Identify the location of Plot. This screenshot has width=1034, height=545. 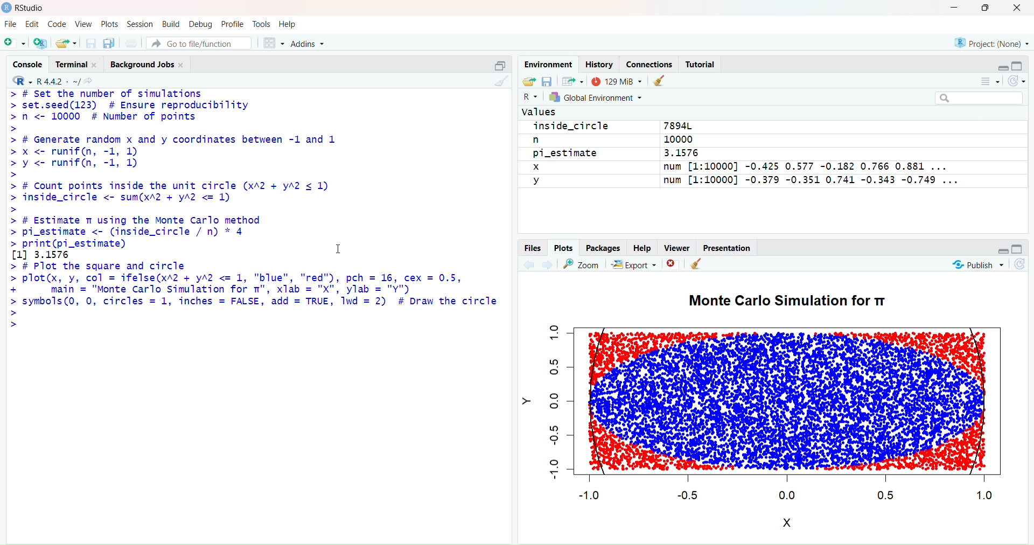
(777, 414).